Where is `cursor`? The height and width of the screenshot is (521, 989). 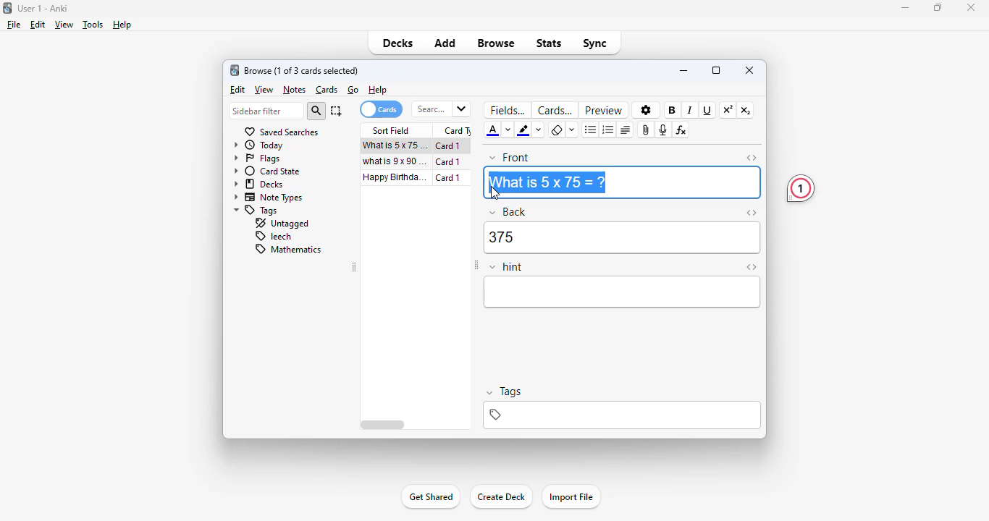 cursor is located at coordinates (496, 193).